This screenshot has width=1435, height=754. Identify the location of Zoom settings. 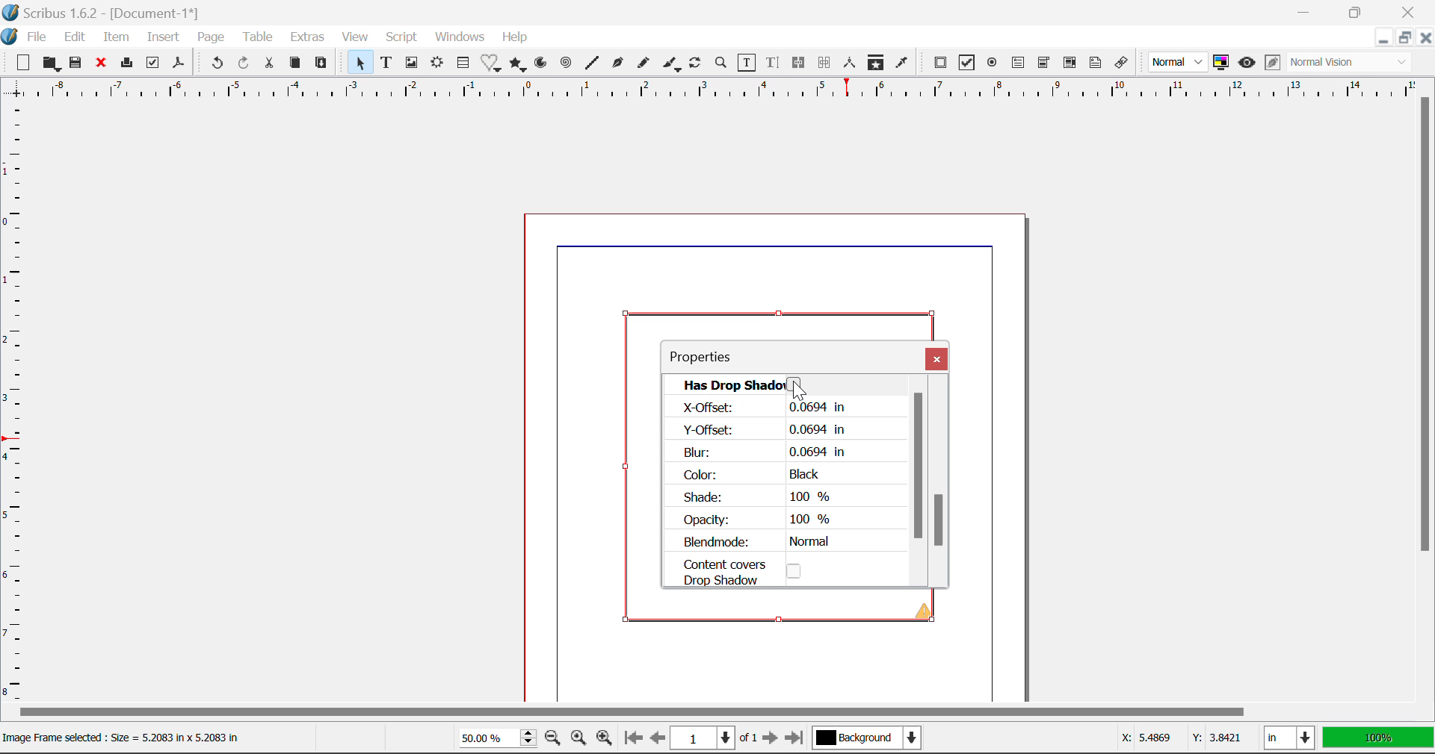
(578, 738).